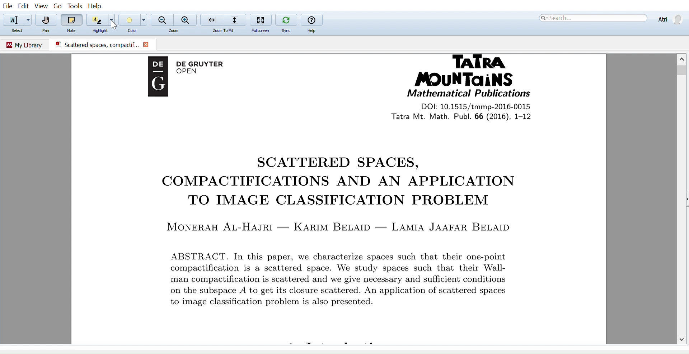  Describe the element at coordinates (468, 94) in the screenshot. I see `Mathematical Publications` at that location.